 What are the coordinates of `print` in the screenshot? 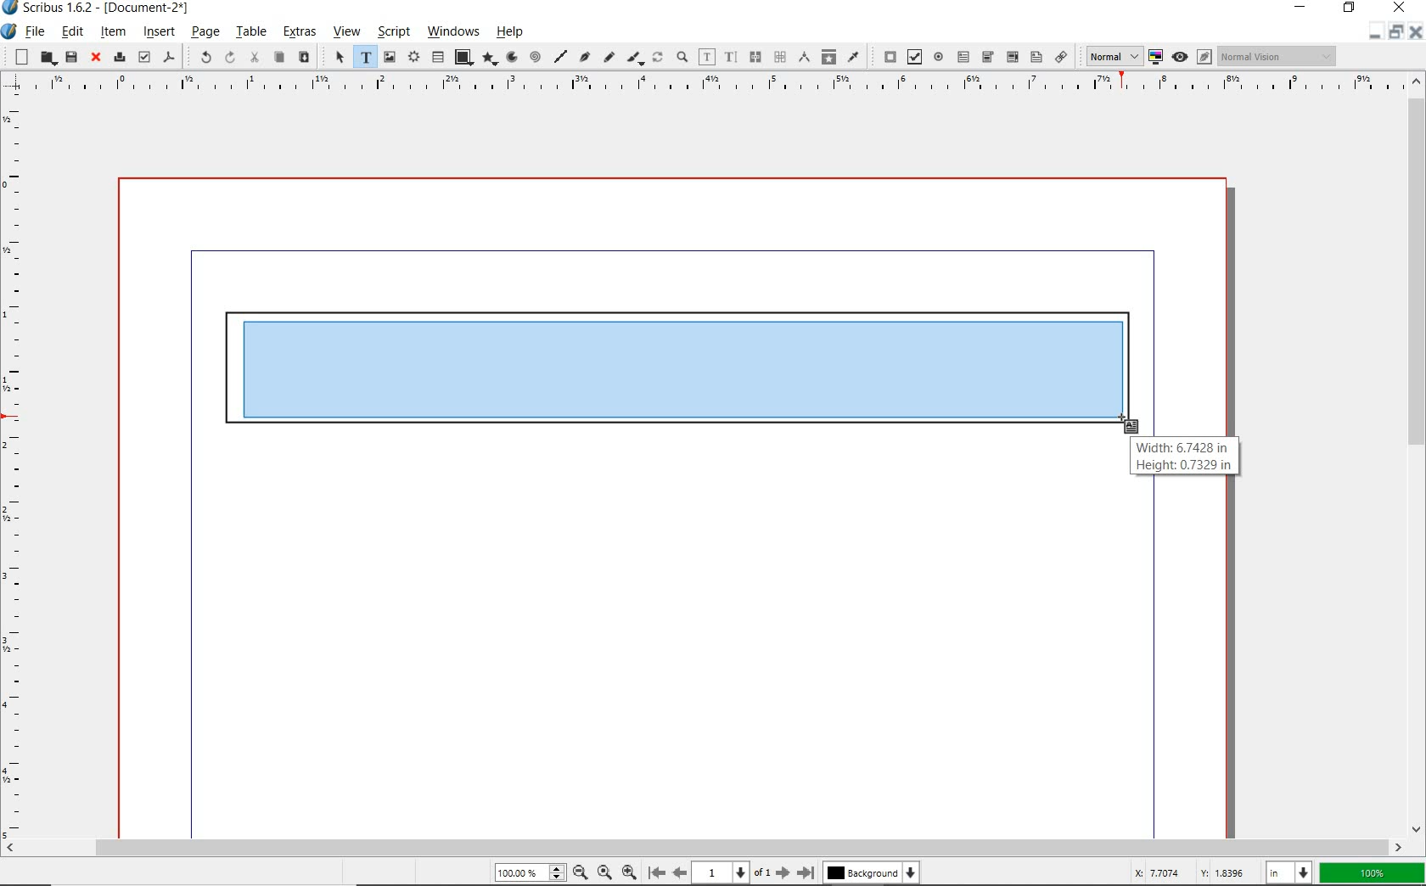 It's located at (119, 57).